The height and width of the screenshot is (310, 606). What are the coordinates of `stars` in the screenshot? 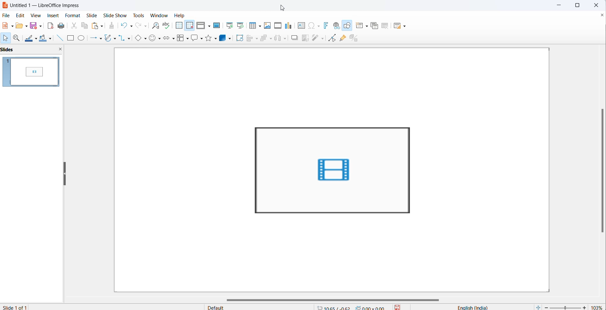 It's located at (208, 38).